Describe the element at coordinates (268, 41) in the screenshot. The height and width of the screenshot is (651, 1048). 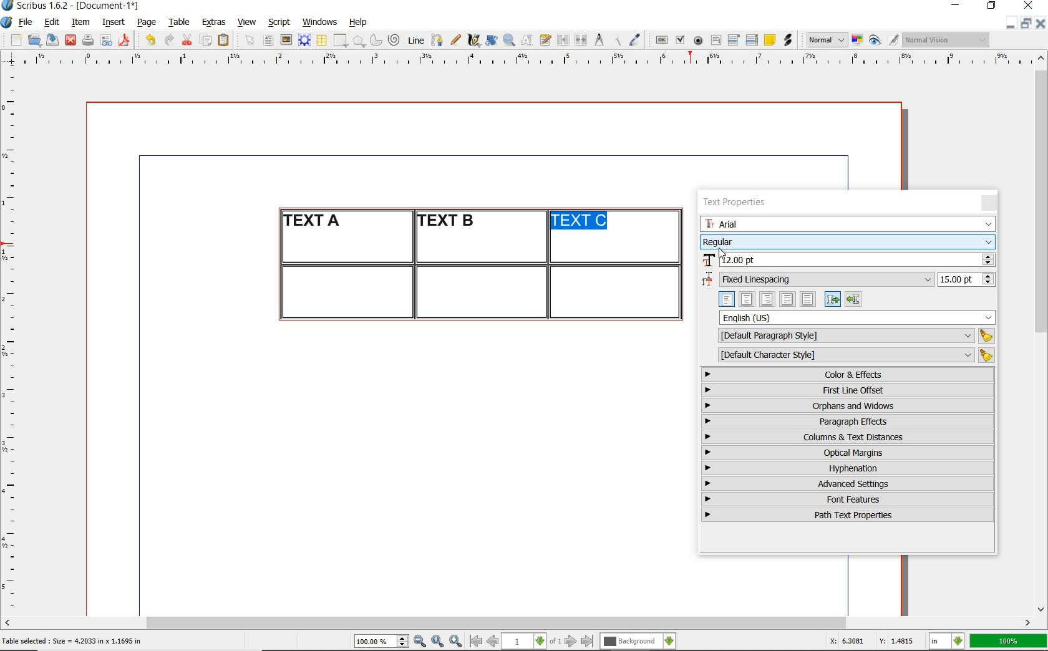
I see `text frame` at that location.